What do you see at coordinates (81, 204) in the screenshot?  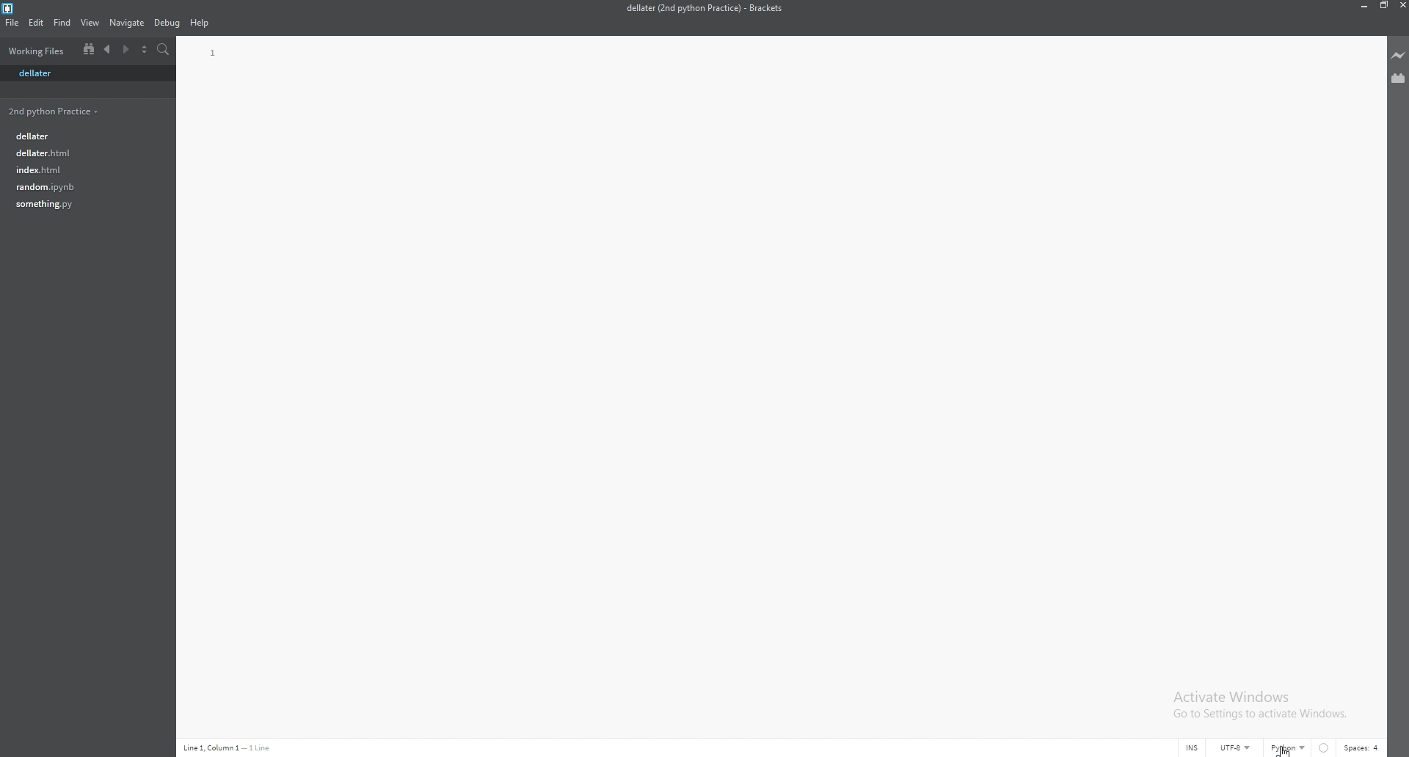 I see `file` at bounding box center [81, 204].